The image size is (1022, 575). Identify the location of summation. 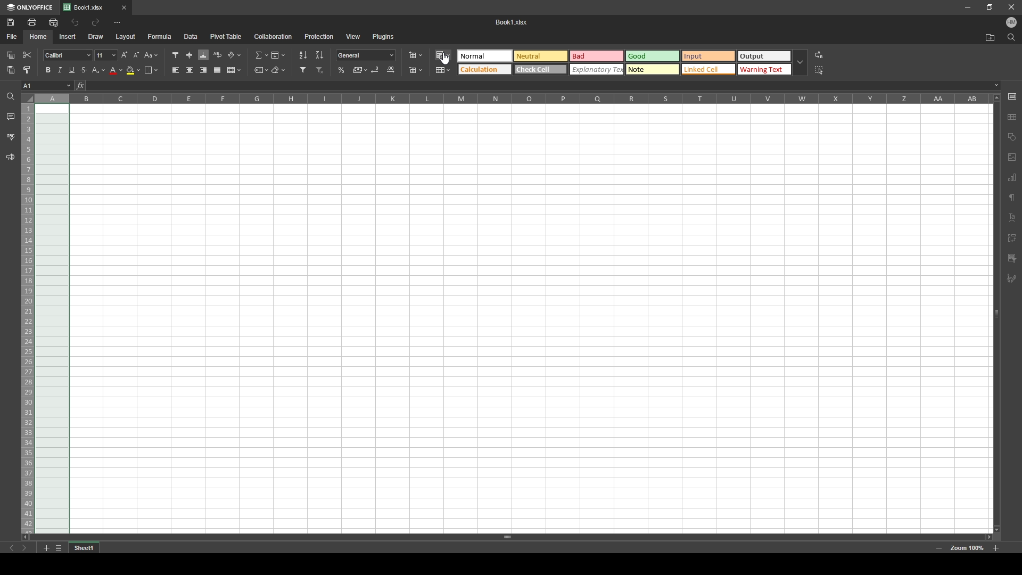
(261, 55).